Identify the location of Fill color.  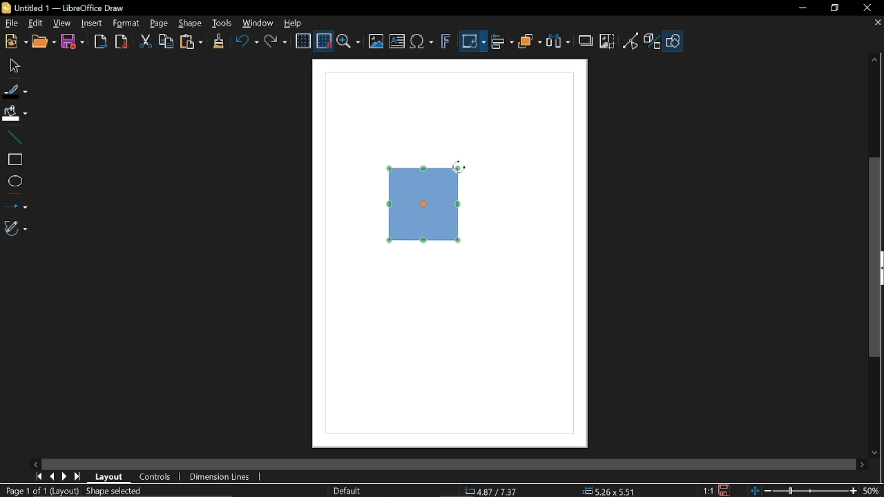
(15, 113).